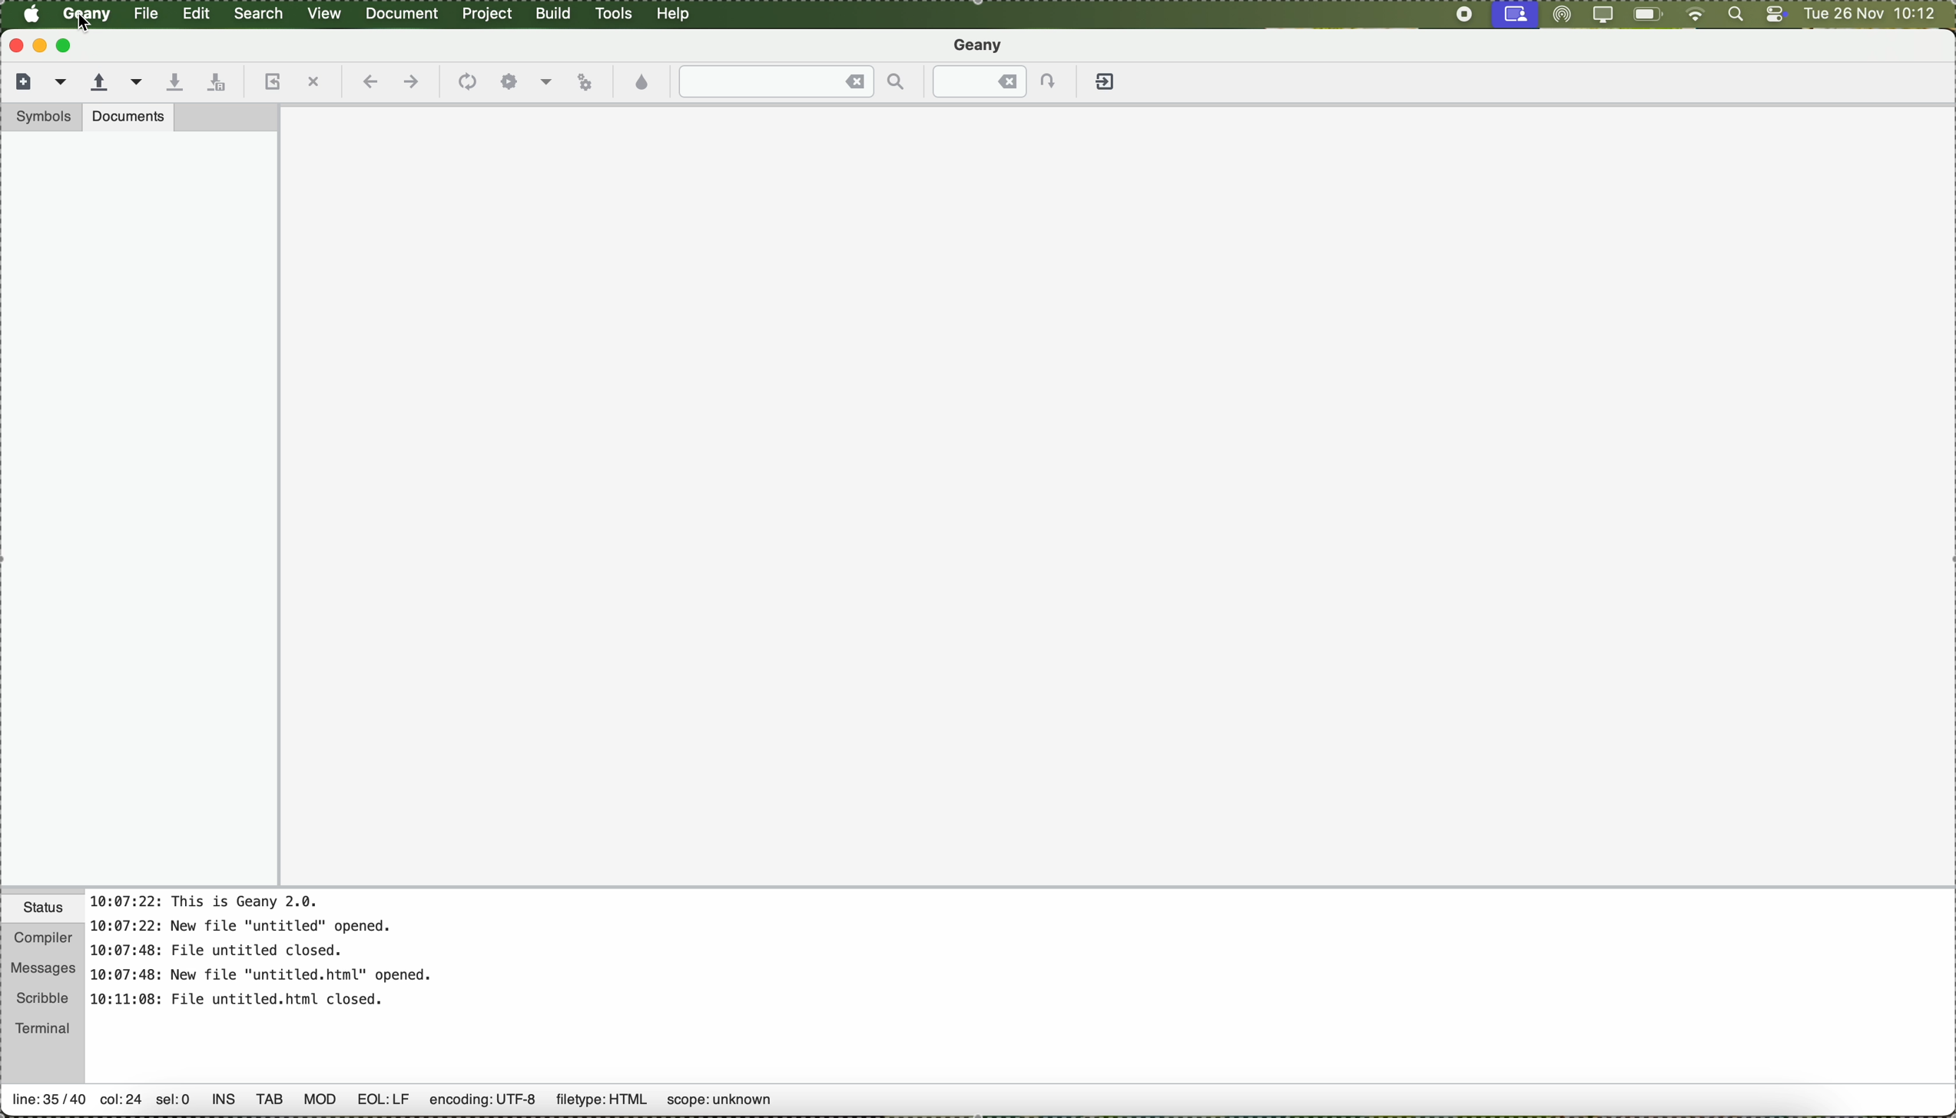 This screenshot has width=1956, height=1118. Describe the element at coordinates (148, 15) in the screenshot. I see `file` at that location.